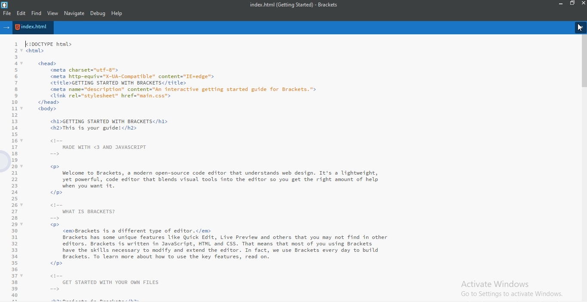 The height and width of the screenshot is (302, 587). I want to click on file, so click(6, 13).